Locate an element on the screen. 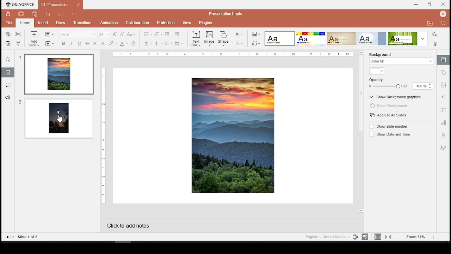 The width and height of the screenshot is (451, 254). font is located at coordinates (78, 35).